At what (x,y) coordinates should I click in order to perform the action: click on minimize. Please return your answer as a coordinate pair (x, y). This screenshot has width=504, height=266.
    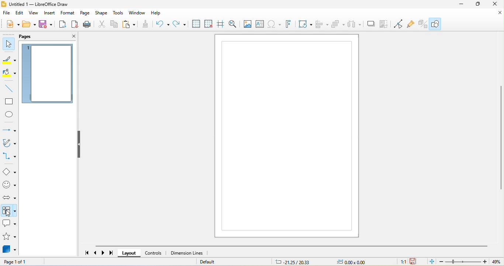
    Looking at the image, I should click on (459, 5).